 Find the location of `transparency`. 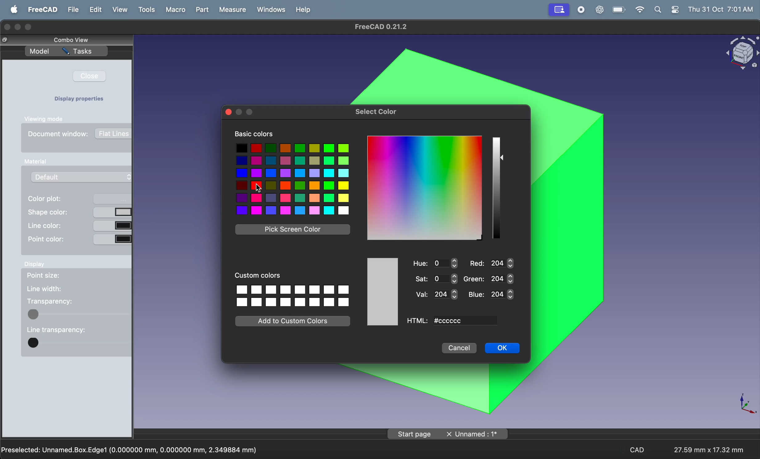

transparency is located at coordinates (50, 301).